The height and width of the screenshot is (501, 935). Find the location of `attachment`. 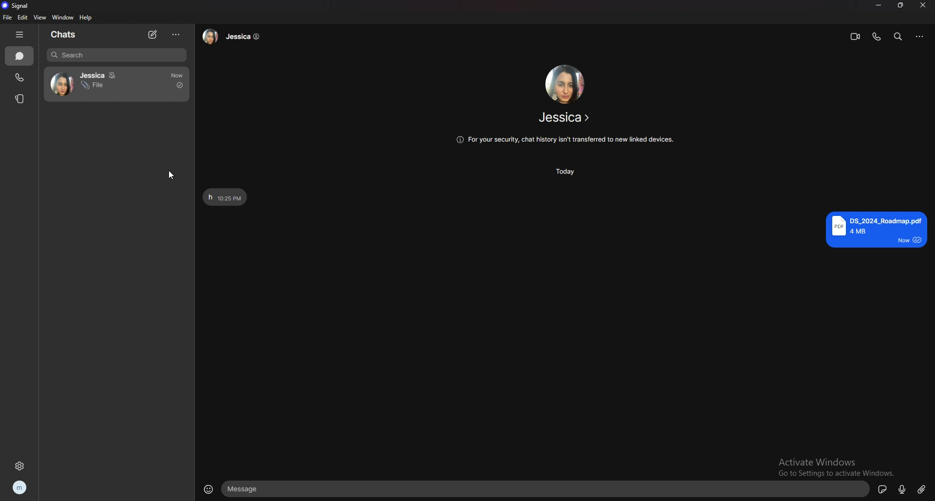

attachment is located at coordinates (922, 488).